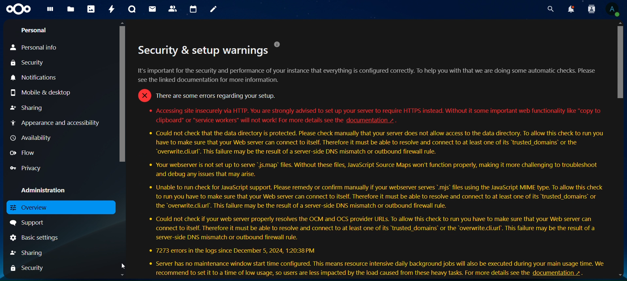 This screenshot has width=627, height=281. I want to click on files, so click(71, 9).